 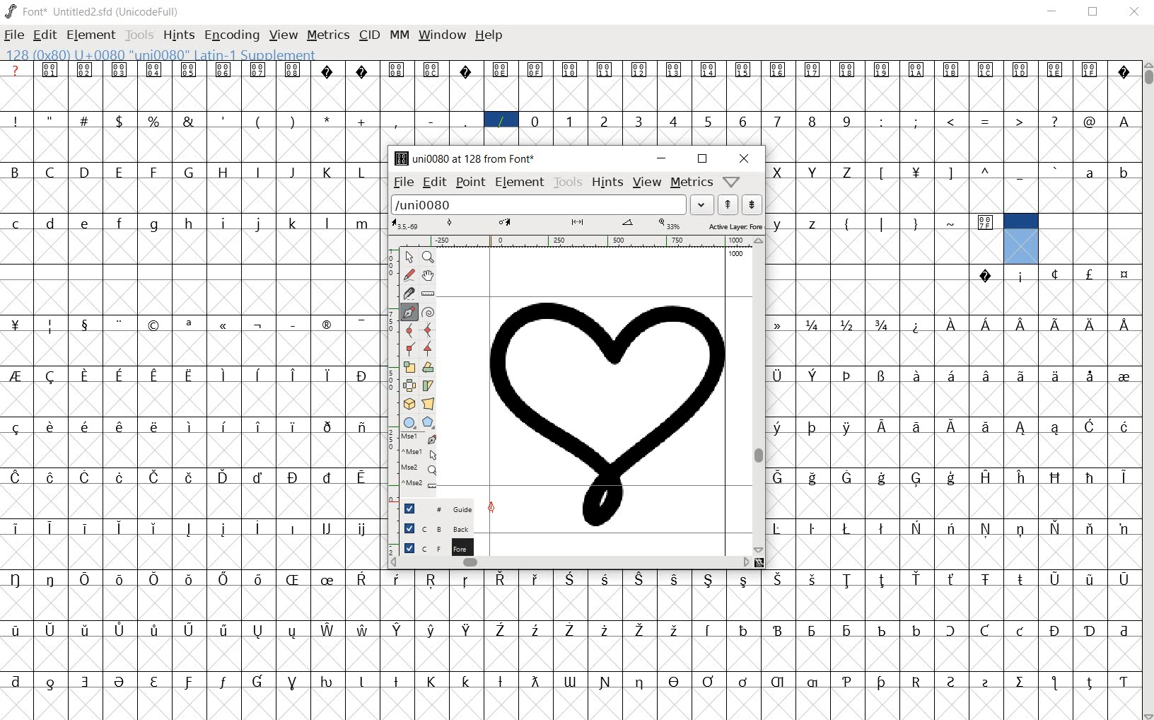 What do you see at coordinates (431, 508) in the screenshot?
I see `Guide` at bounding box center [431, 508].